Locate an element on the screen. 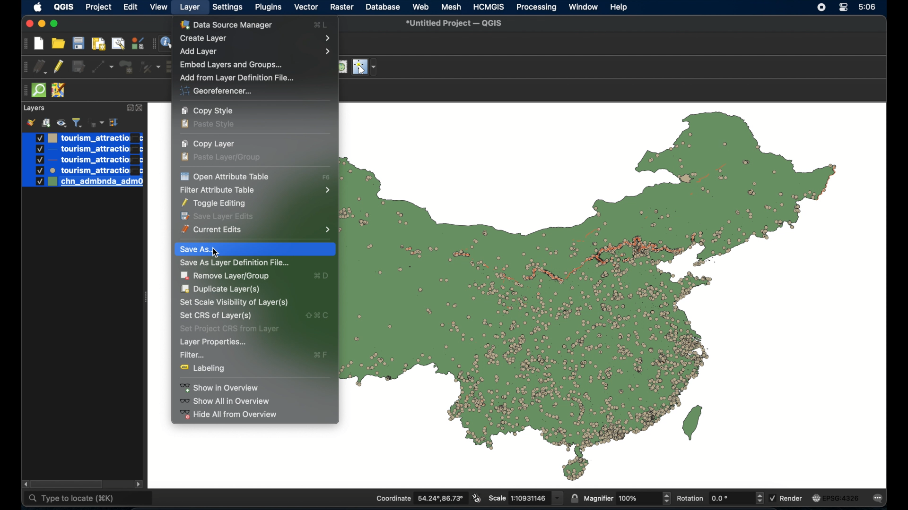 The width and height of the screenshot is (908, 510). embed layers and groups is located at coordinates (232, 65).